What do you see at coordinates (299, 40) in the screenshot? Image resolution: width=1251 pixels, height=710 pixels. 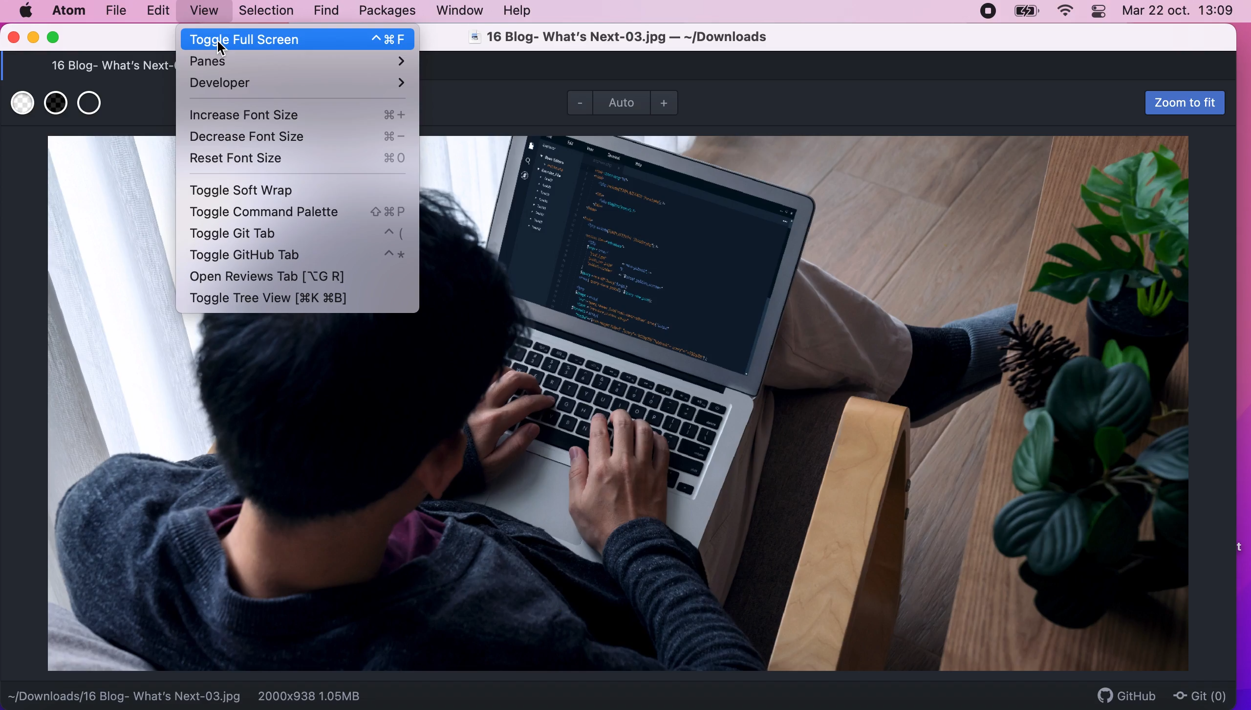 I see `toggle full screen` at bounding box center [299, 40].